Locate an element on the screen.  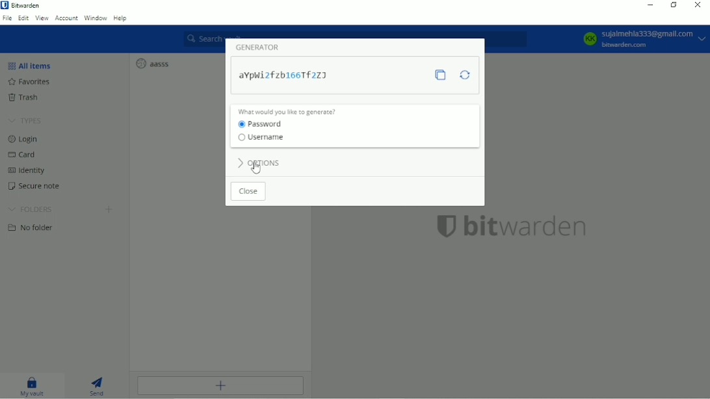
Trash is located at coordinates (24, 97).